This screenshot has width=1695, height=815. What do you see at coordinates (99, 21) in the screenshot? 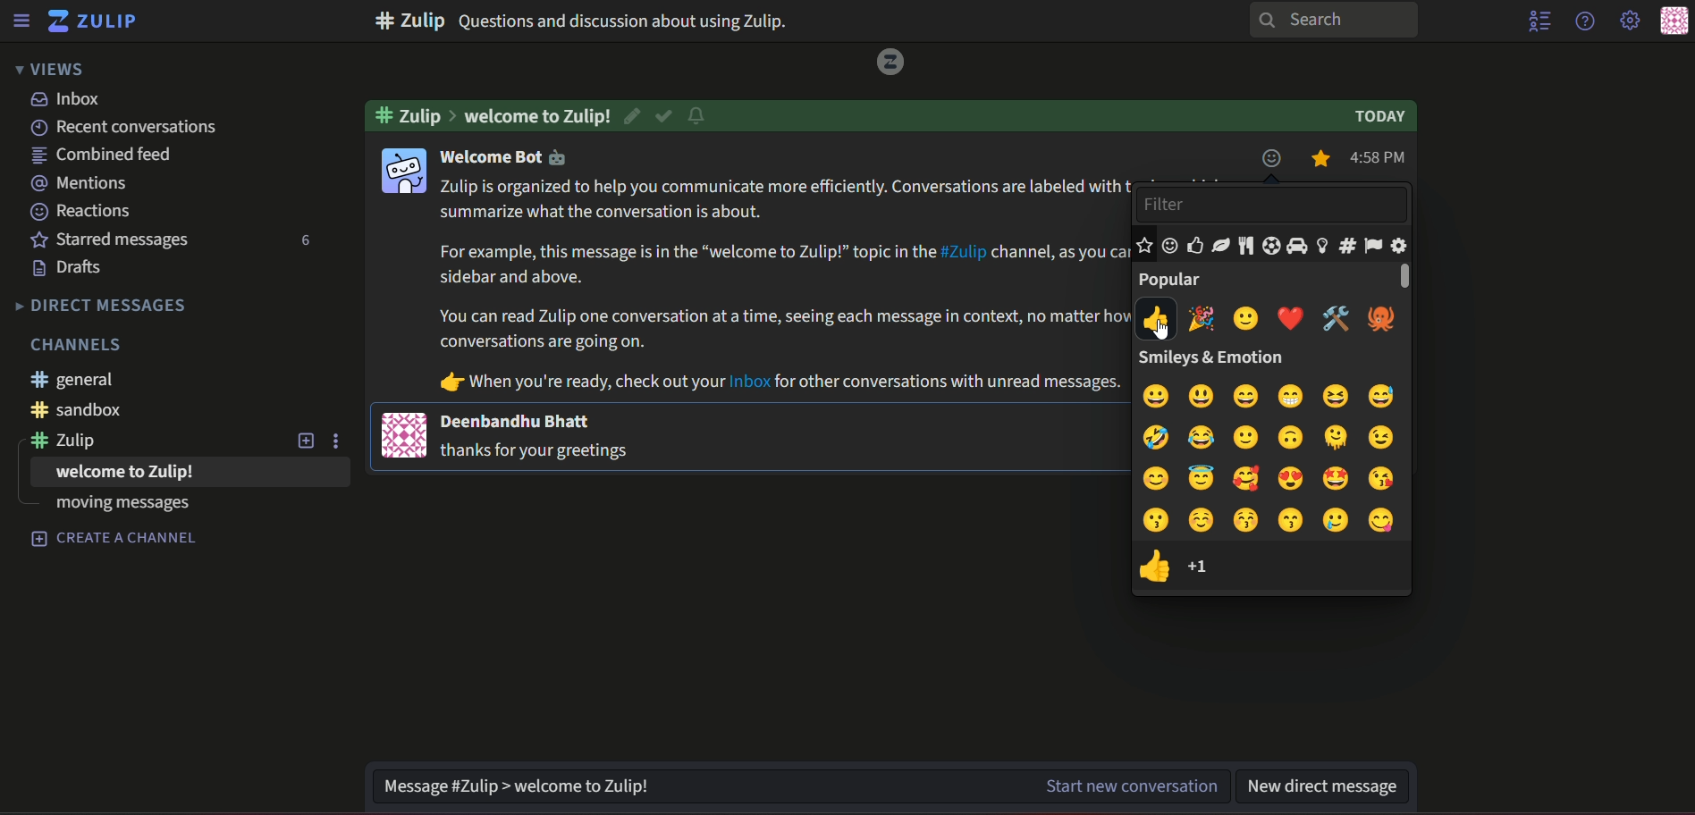
I see `title and logo` at bounding box center [99, 21].